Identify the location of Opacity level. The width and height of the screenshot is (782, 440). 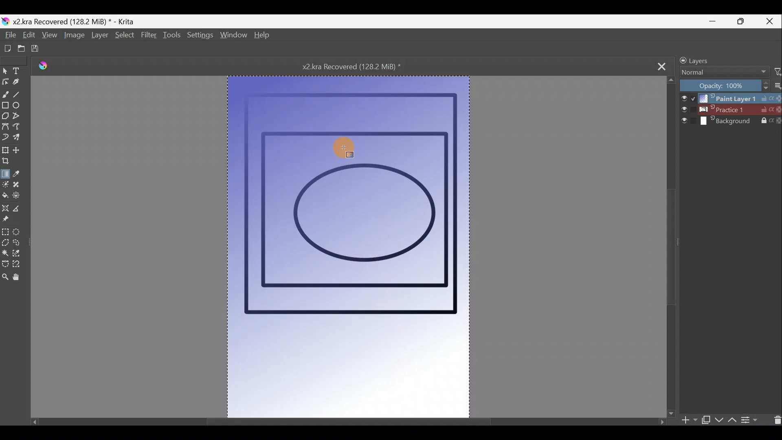
(730, 85).